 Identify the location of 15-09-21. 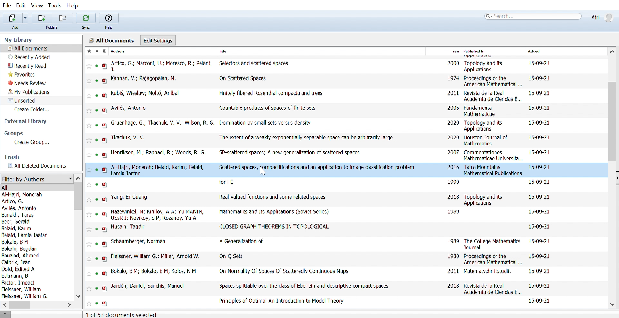
(539, 196).